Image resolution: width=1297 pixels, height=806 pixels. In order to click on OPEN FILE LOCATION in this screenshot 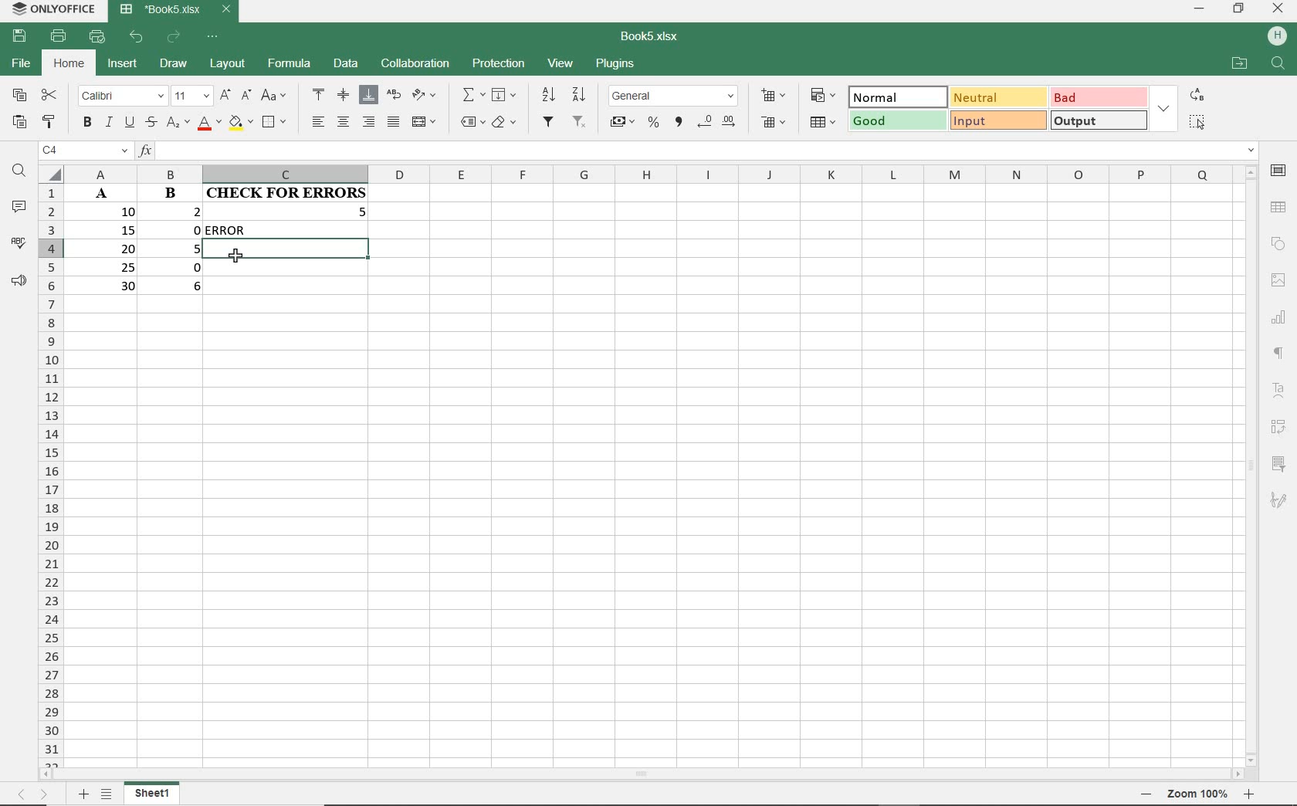, I will do `click(1238, 63)`.